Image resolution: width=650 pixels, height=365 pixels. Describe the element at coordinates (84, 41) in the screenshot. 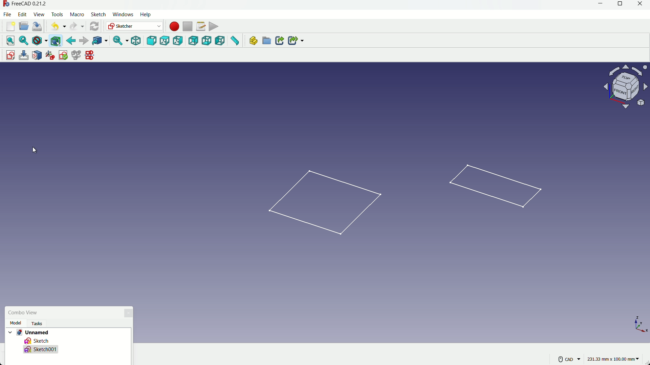

I see `forward` at that location.